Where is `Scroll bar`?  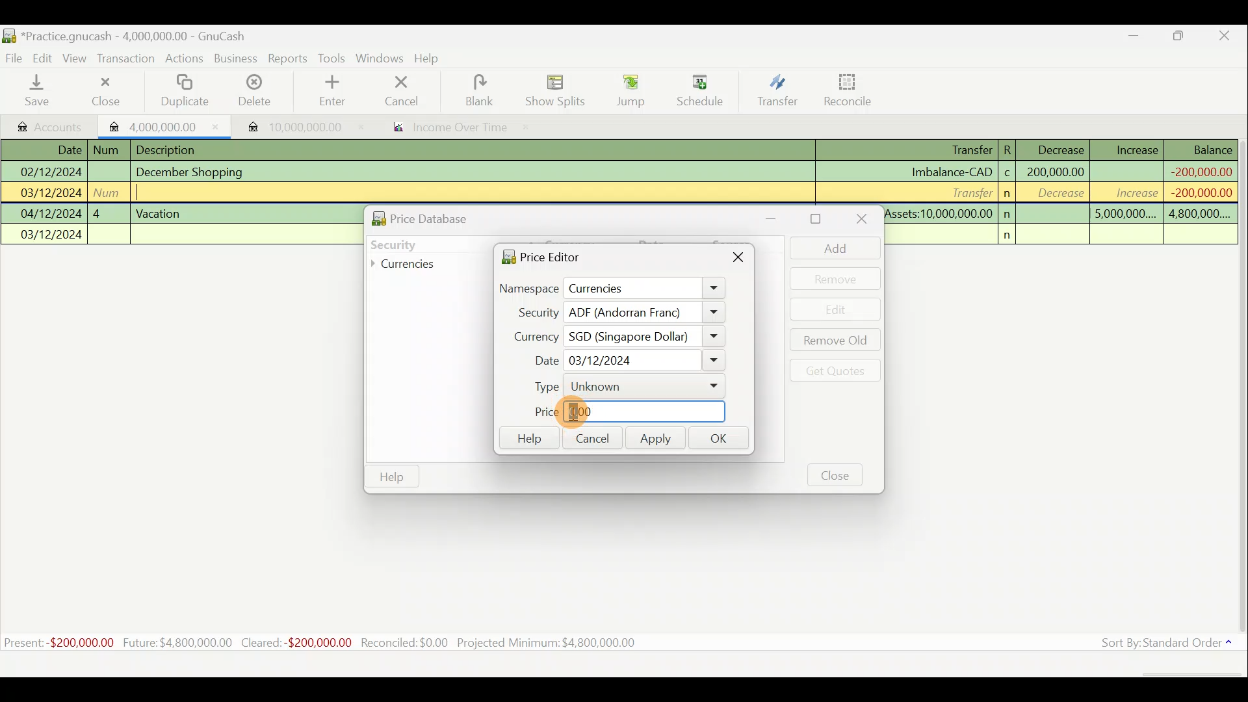
Scroll bar is located at coordinates (1240, 389).